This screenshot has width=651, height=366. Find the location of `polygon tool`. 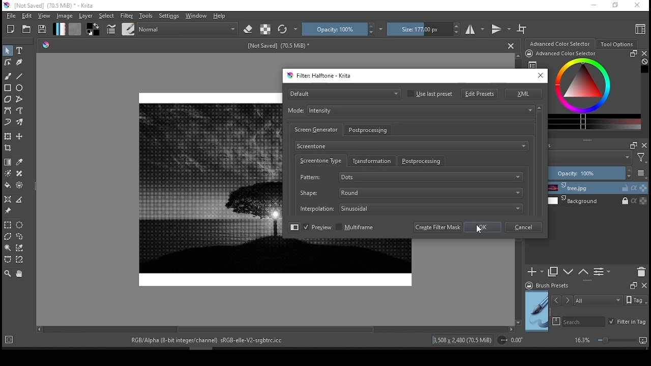

polygon tool is located at coordinates (8, 99).